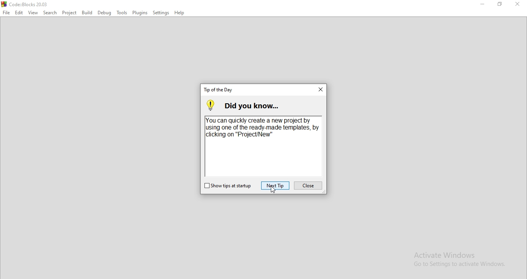 This screenshot has width=527, height=279. What do you see at coordinates (69, 13) in the screenshot?
I see `Project ` at bounding box center [69, 13].